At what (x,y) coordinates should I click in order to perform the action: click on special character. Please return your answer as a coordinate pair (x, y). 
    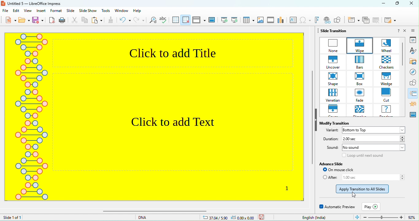
    Looking at the image, I should click on (305, 21).